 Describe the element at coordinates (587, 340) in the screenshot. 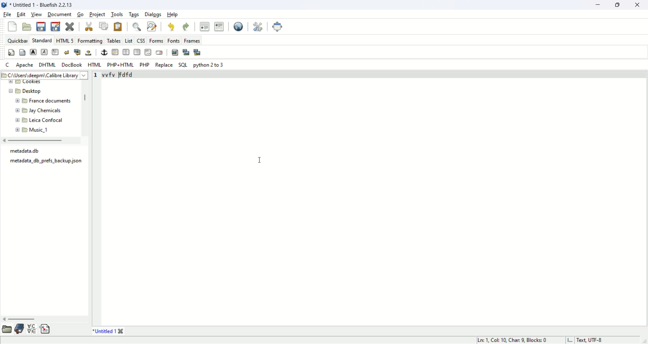

I see `I... Text, UTF-8` at that location.